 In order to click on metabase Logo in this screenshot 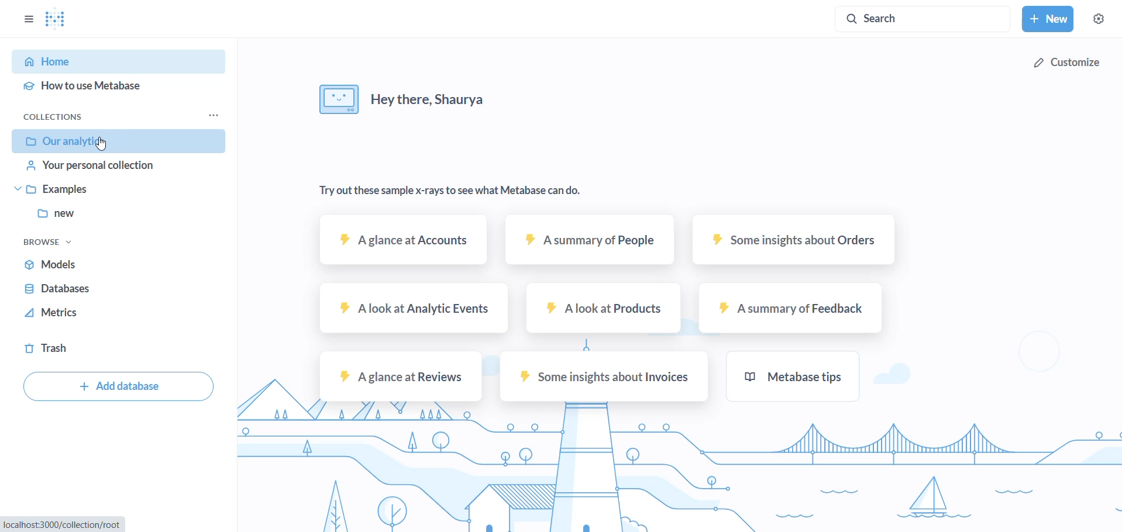, I will do `click(59, 19)`.